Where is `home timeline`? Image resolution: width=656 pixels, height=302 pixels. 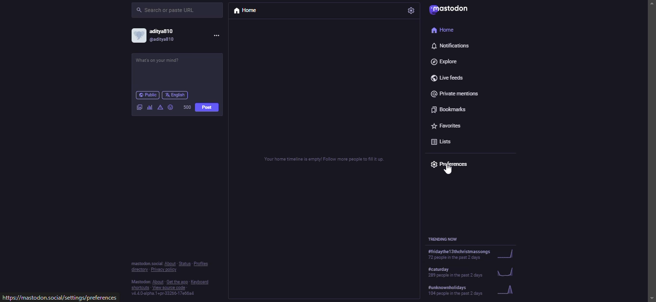
home timeline is located at coordinates (322, 161).